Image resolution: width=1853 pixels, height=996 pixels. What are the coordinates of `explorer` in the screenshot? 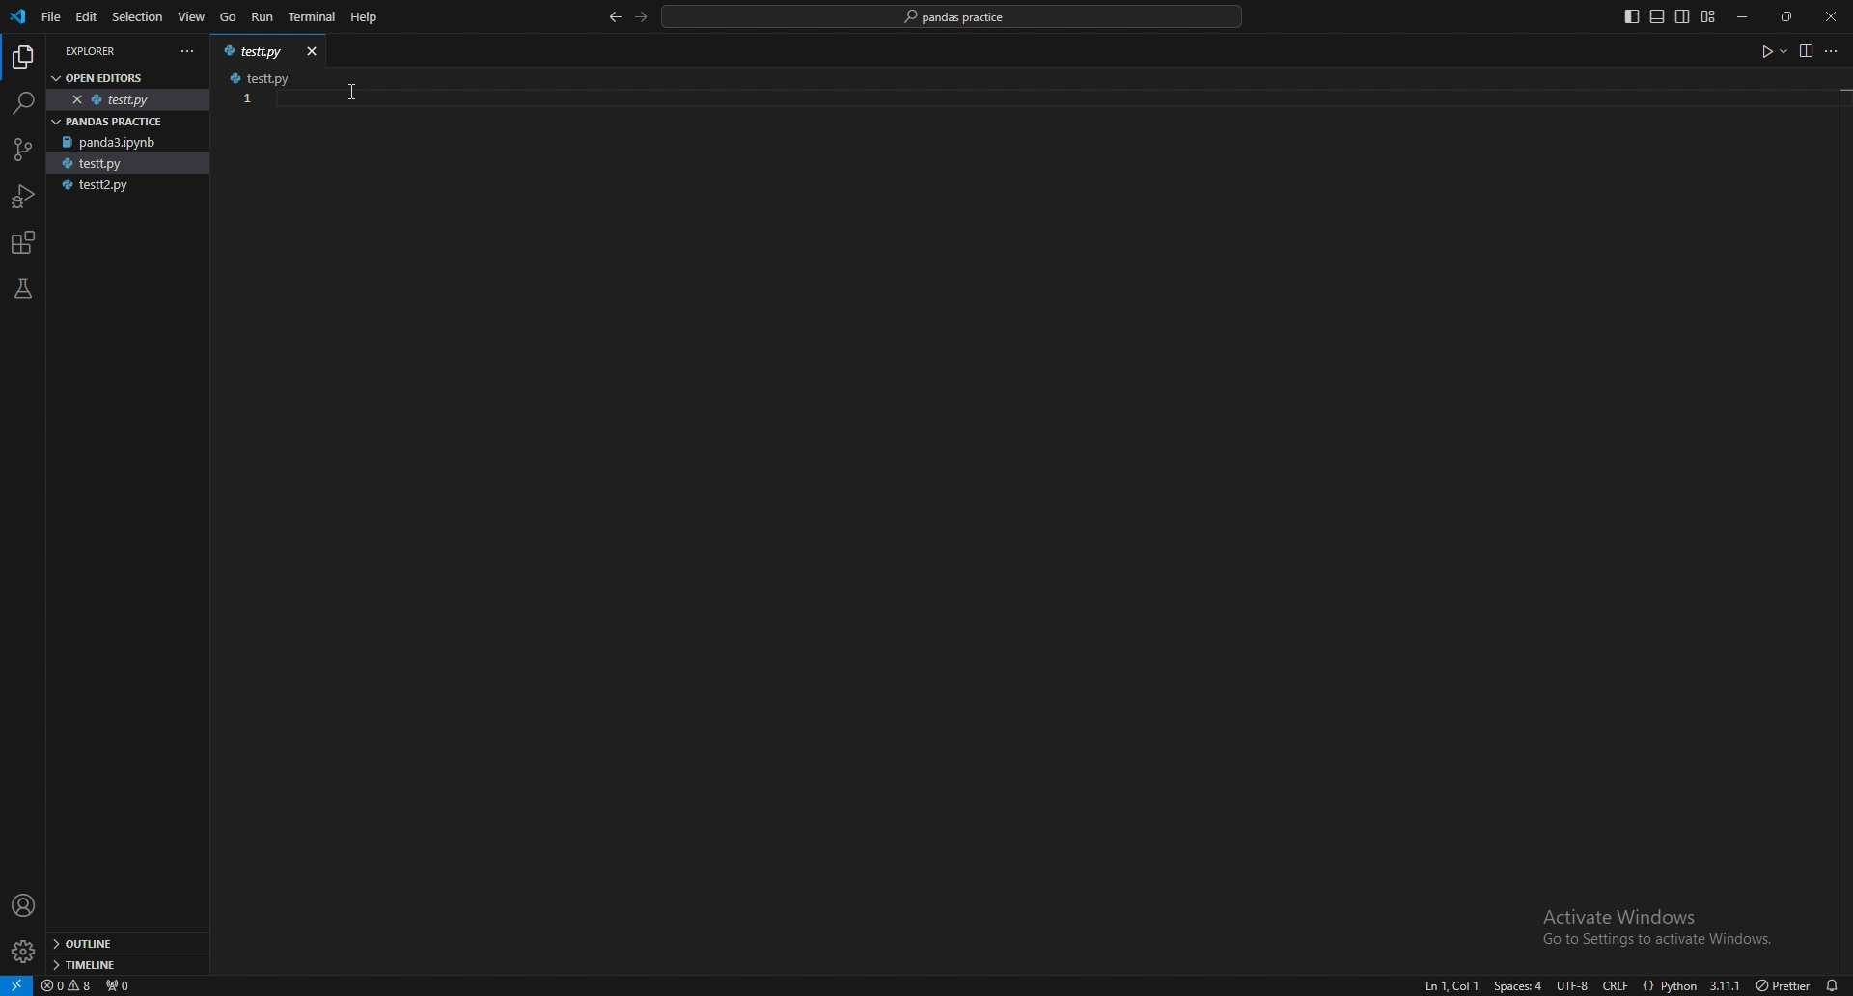 It's located at (112, 49).